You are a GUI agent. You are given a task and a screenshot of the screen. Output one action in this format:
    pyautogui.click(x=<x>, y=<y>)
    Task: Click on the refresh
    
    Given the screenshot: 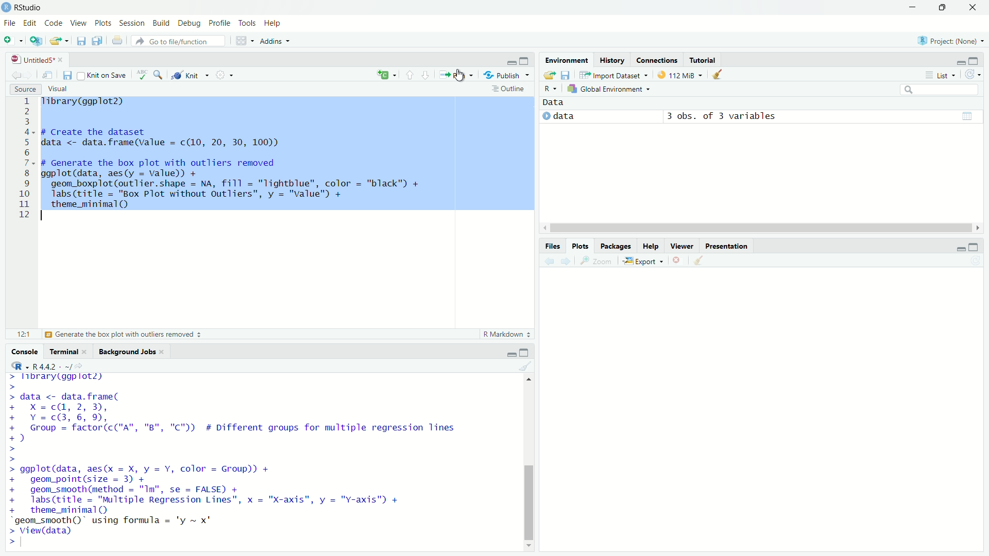 What is the action you would take?
    pyautogui.click(x=971, y=74)
    